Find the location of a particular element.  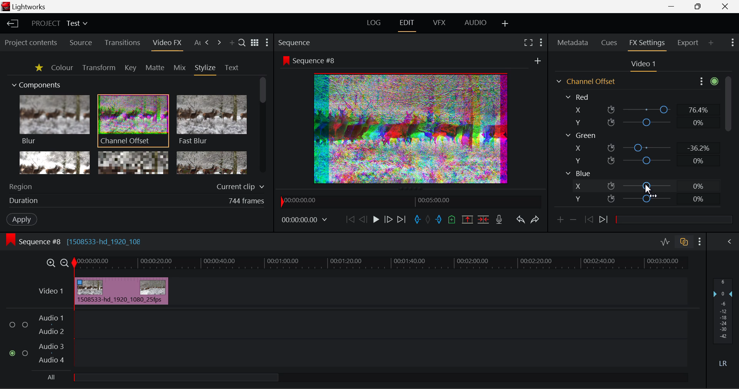

Audio Input Field is located at coordinates (346, 340).